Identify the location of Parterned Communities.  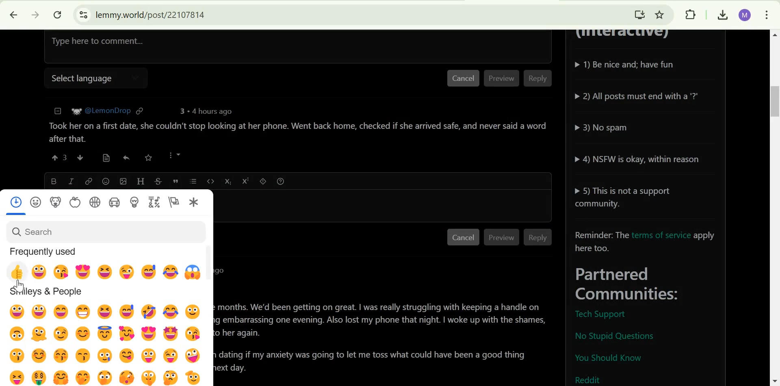
(649, 284).